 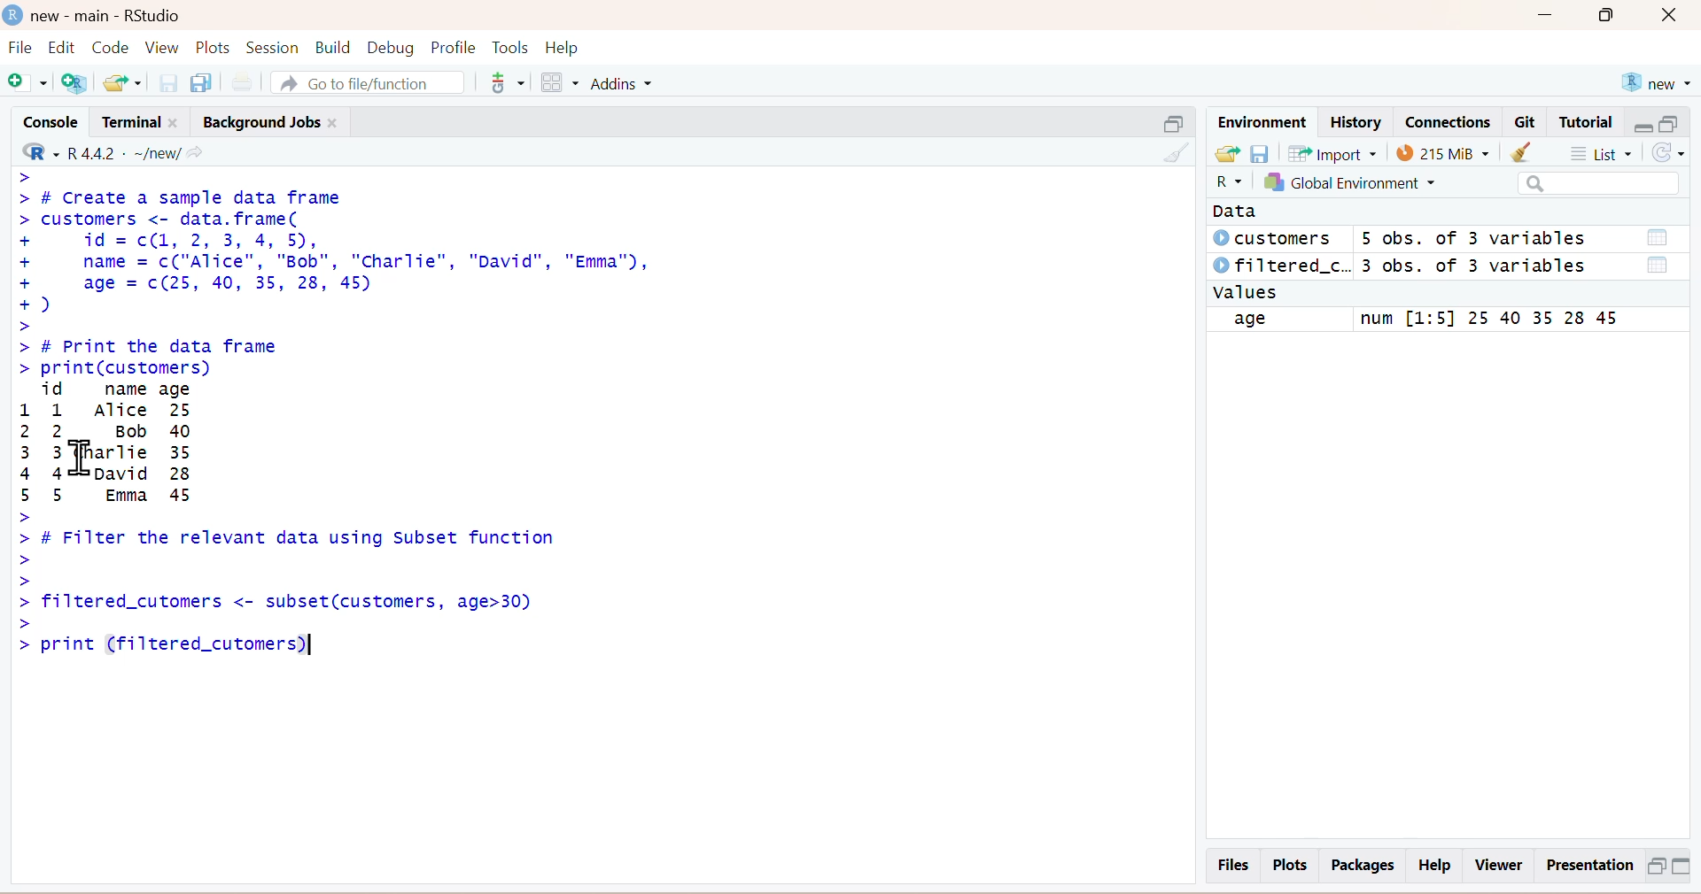 What do you see at coordinates (1447, 120) in the screenshot?
I see `Connections` at bounding box center [1447, 120].